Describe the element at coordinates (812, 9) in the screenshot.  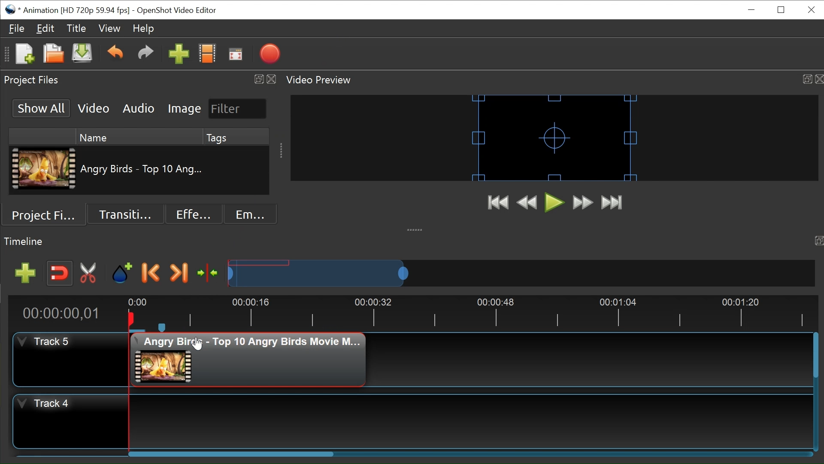
I see `Close` at that location.